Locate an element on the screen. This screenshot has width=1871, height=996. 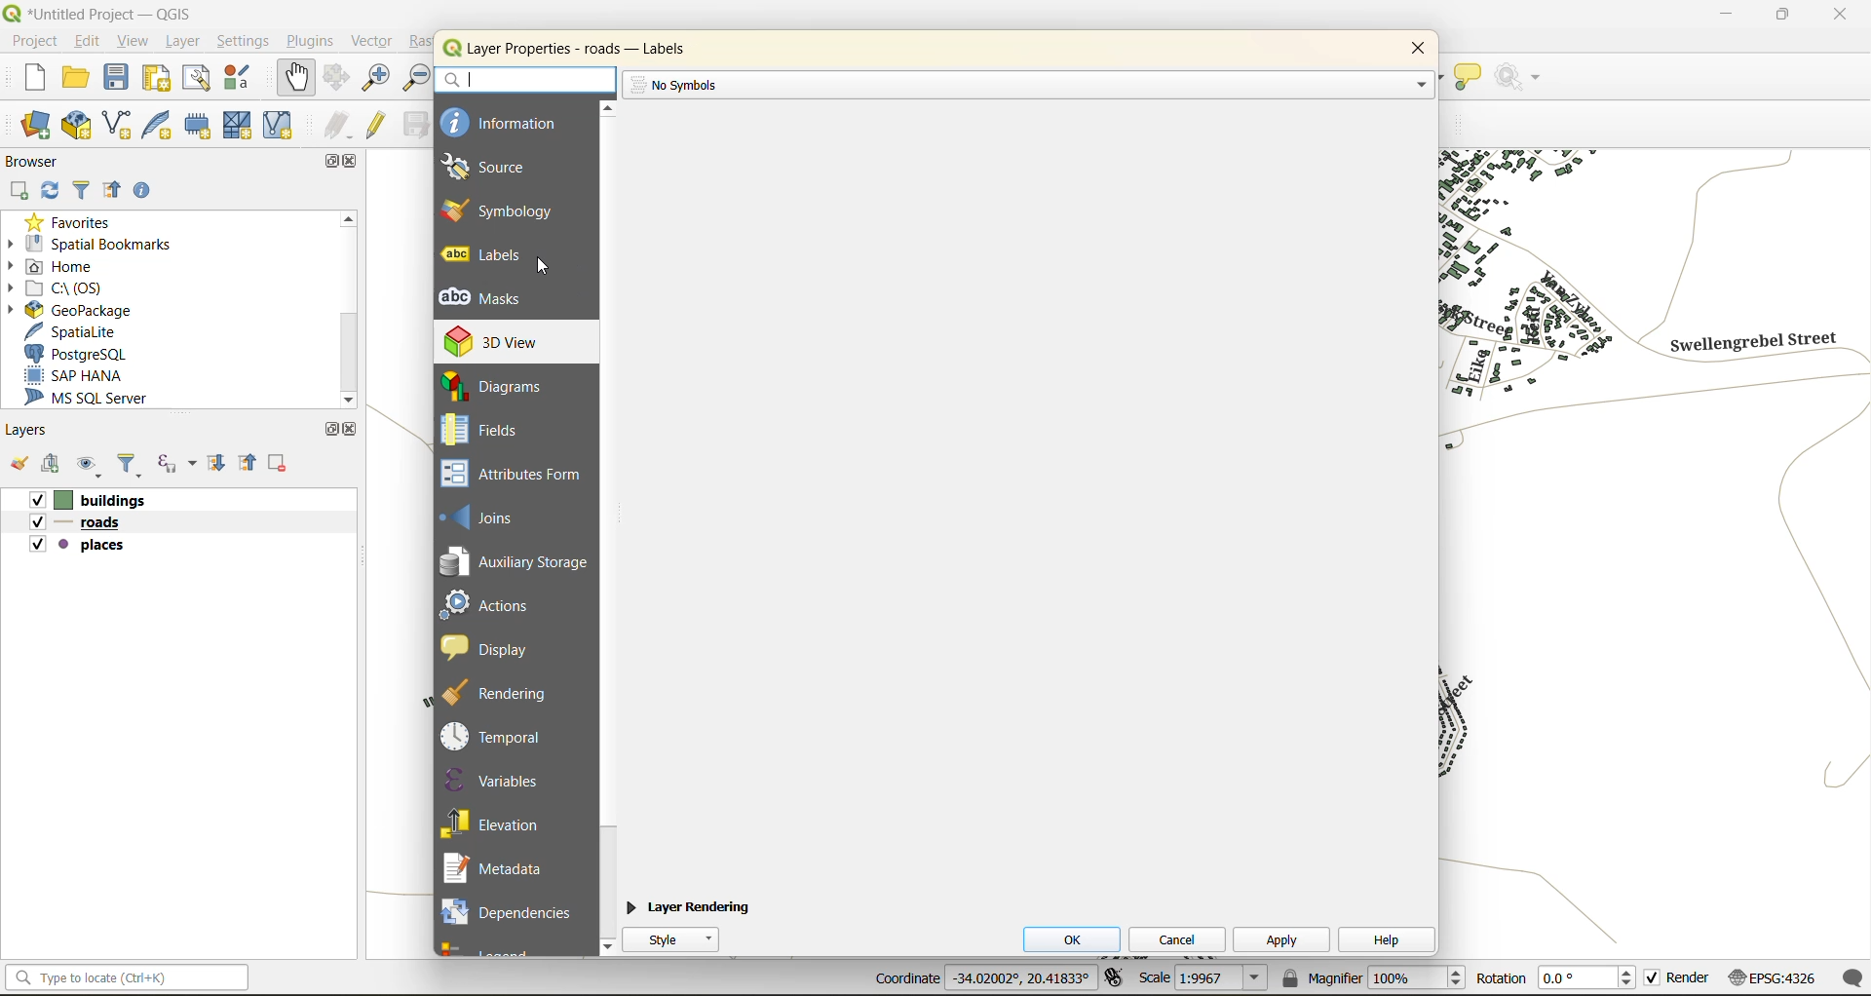
print layout is located at coordinates (158, 80).